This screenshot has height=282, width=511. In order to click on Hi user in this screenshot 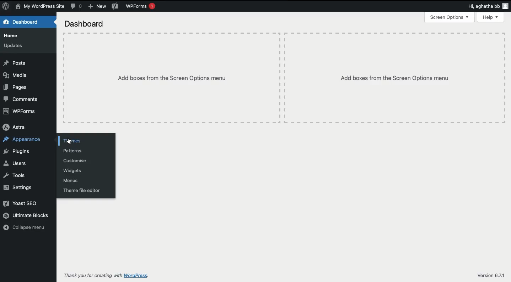, I will do `click(487, 6)`.